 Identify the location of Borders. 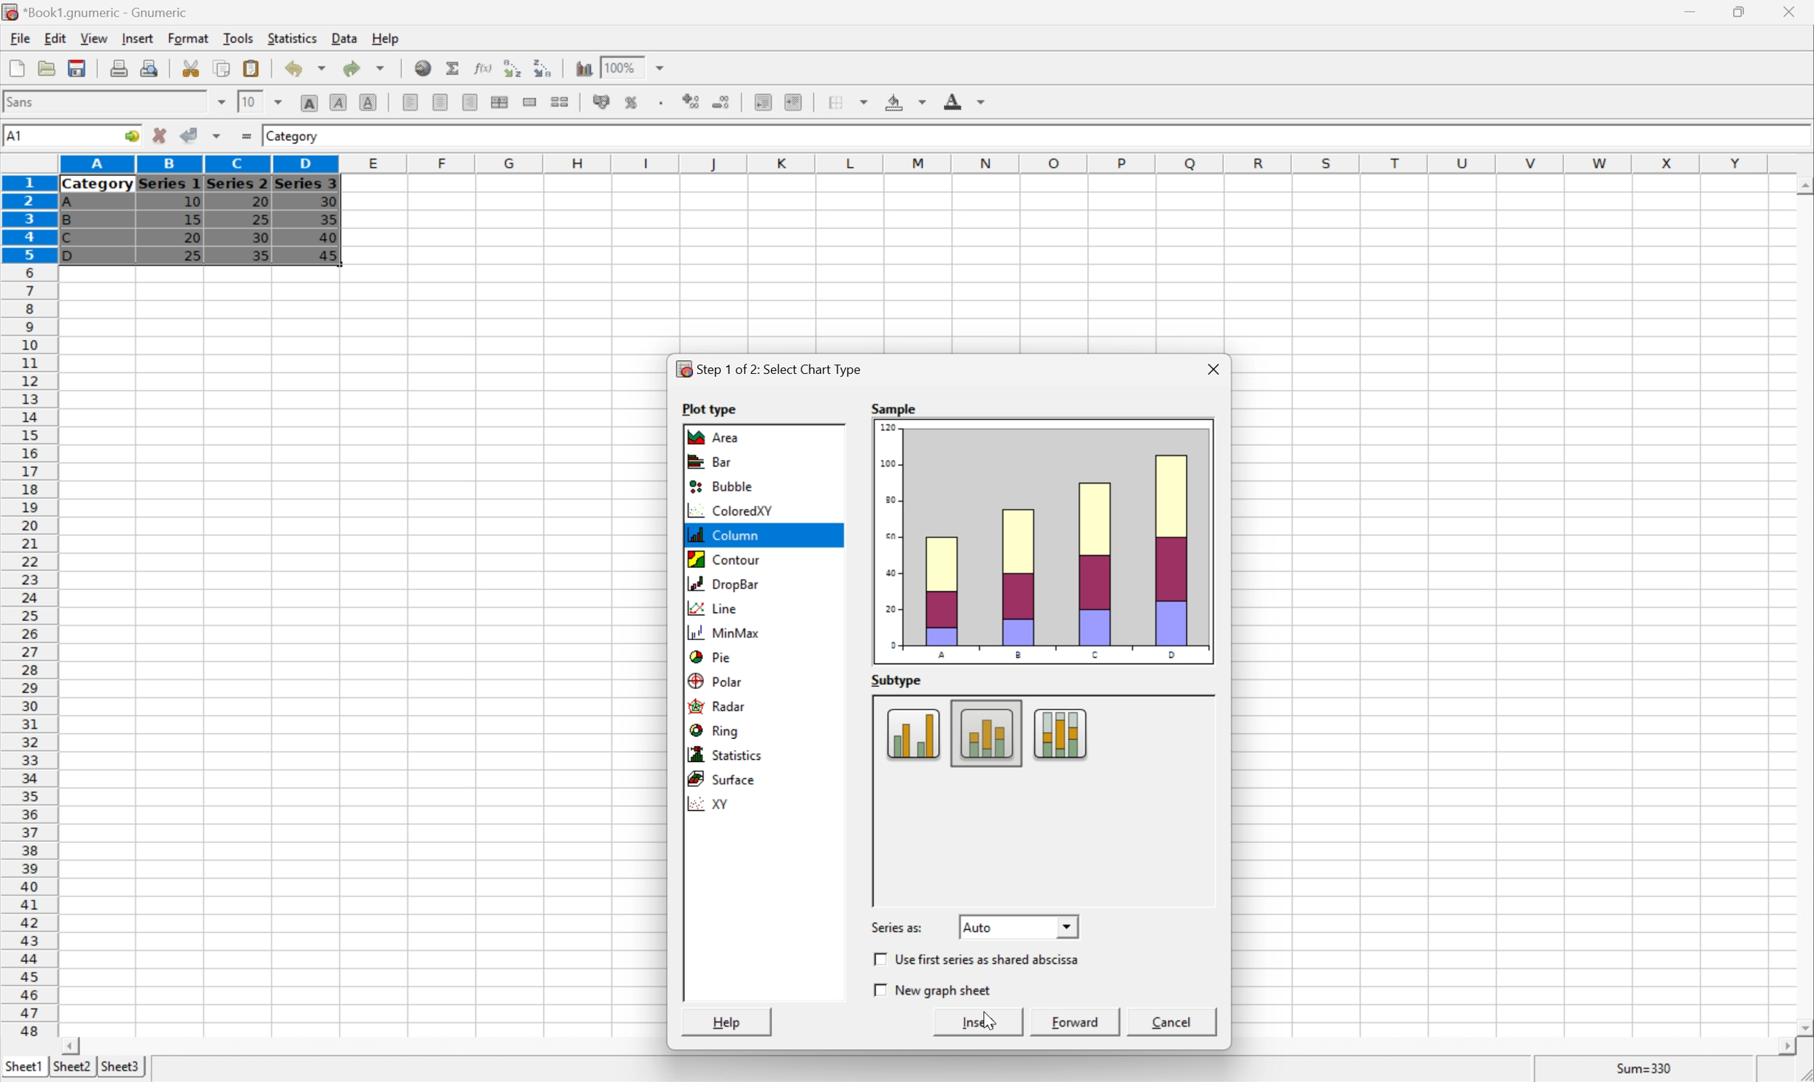
(852, 101).